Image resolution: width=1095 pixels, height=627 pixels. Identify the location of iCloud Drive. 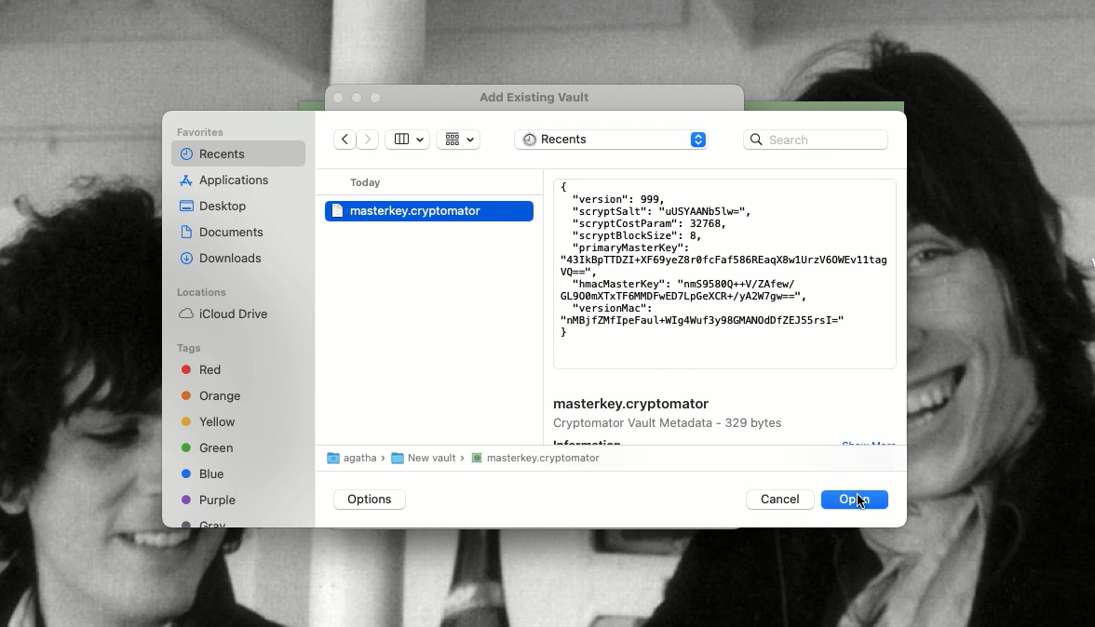
(223, 313).